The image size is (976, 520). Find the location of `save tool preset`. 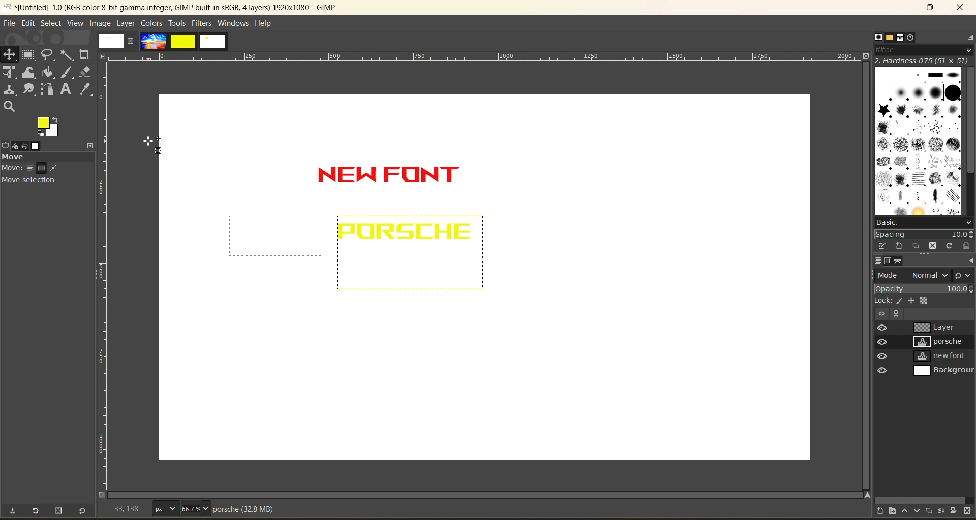

save tool preset is located at coordinates (14, 511).